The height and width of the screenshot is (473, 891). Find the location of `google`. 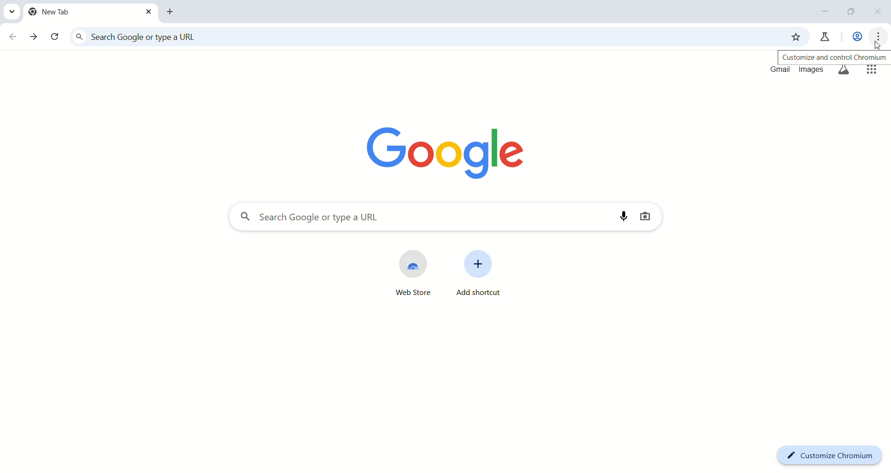

google is located at coordinates (452, 150).